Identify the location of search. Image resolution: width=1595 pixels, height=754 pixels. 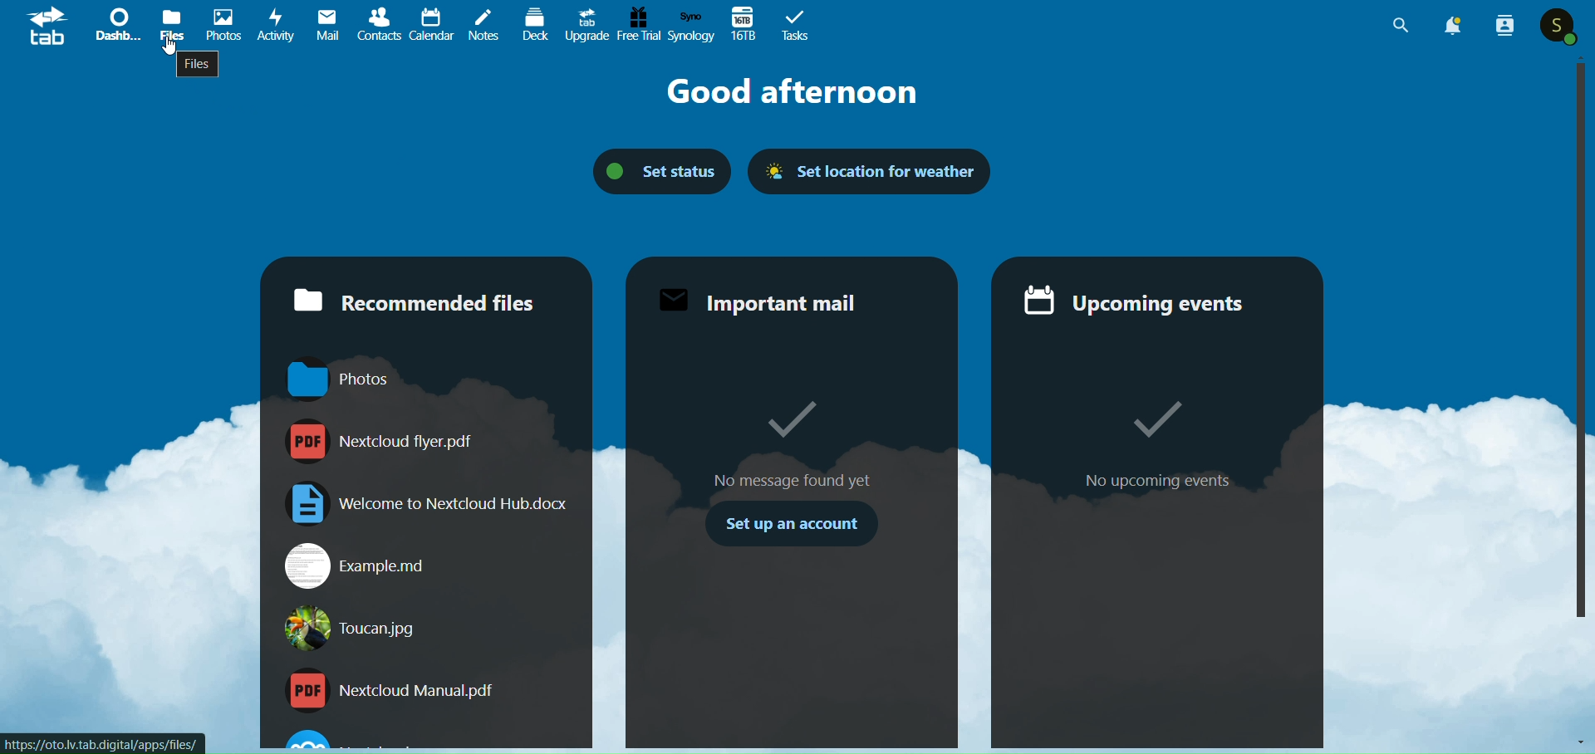
(1393, 27).